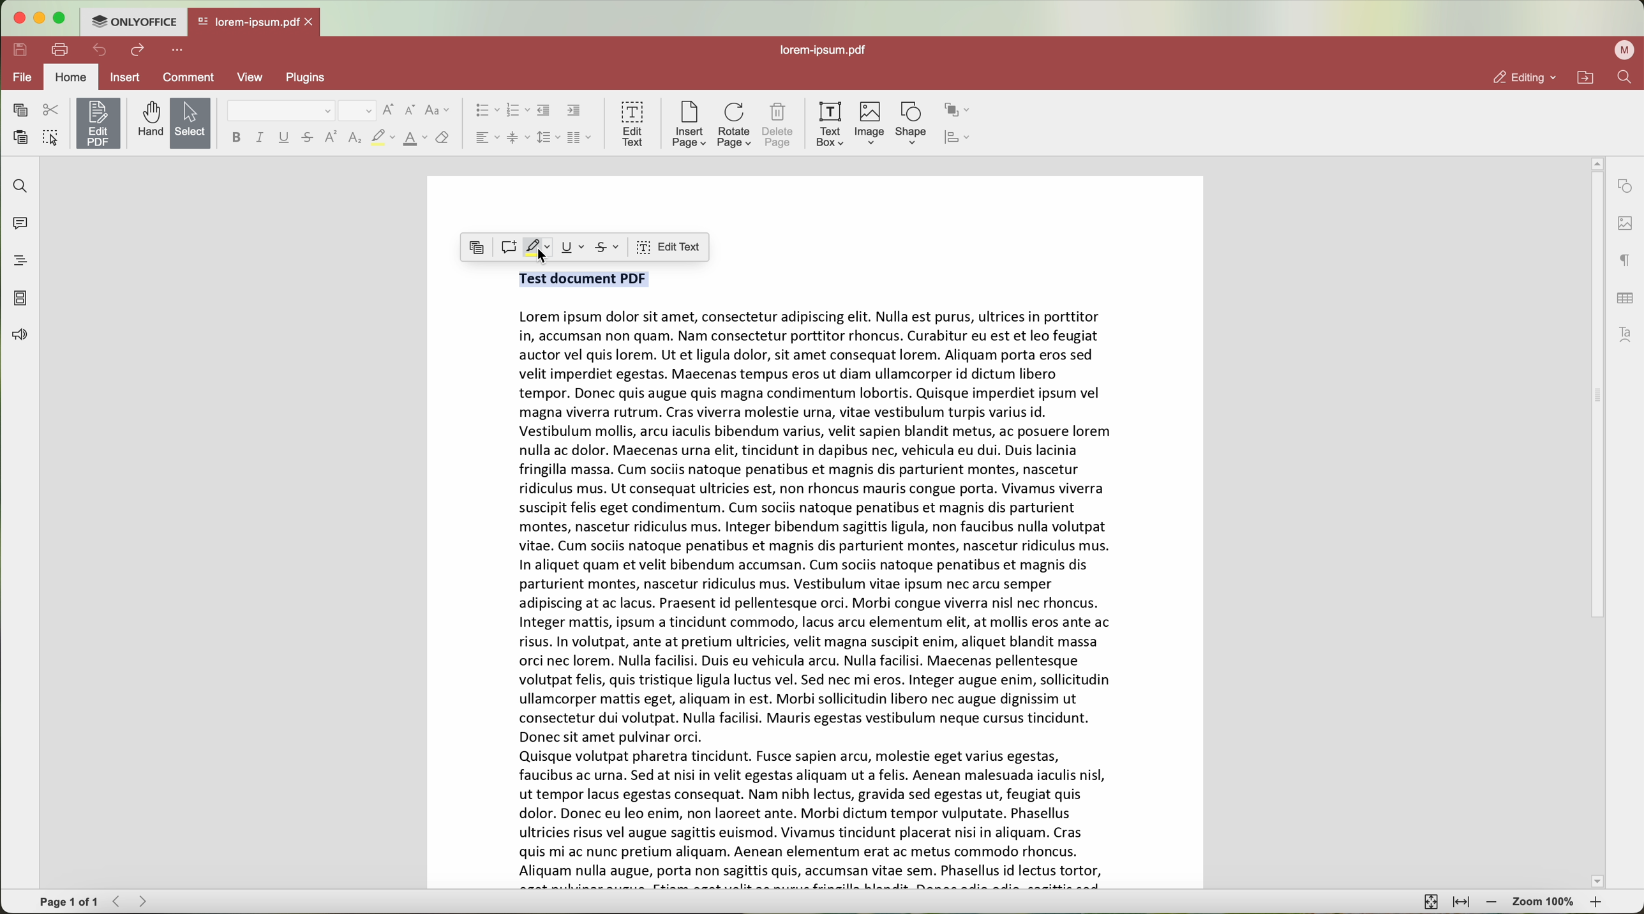  I want to click on superscript, so click(330, 137).